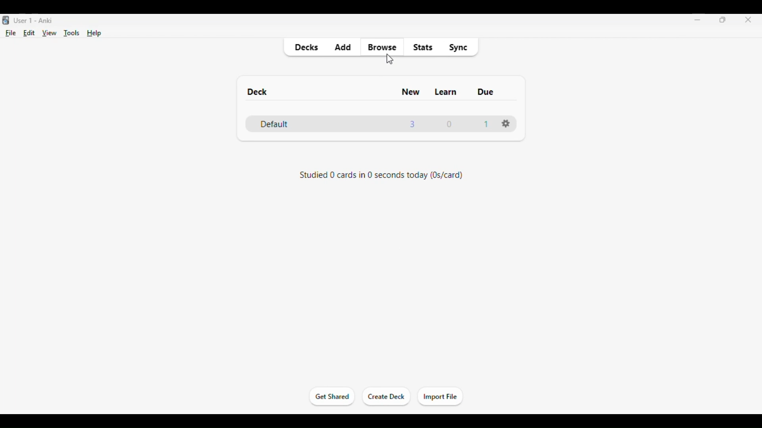 Image resolution: width=762 pixels, height=428 pixels. I want to click on sync, so click(458, 48).